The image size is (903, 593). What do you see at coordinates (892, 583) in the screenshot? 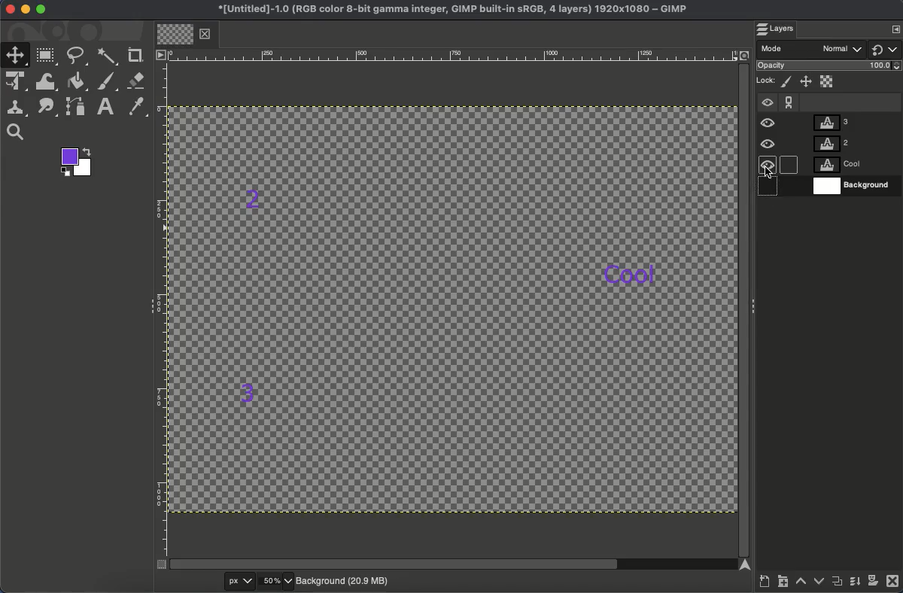
I see `Close` at bounding box center [892, 583].